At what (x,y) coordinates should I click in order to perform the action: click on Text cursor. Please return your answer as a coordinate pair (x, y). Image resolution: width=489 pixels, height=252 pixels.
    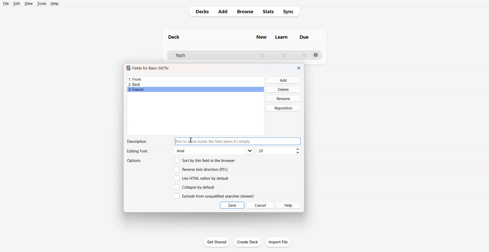
    Looking at the image, I should click on (191, 140).